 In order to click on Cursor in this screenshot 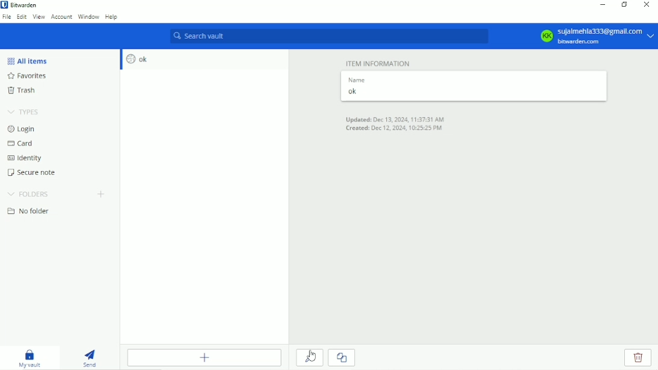, I will do `click(312, 357)`.